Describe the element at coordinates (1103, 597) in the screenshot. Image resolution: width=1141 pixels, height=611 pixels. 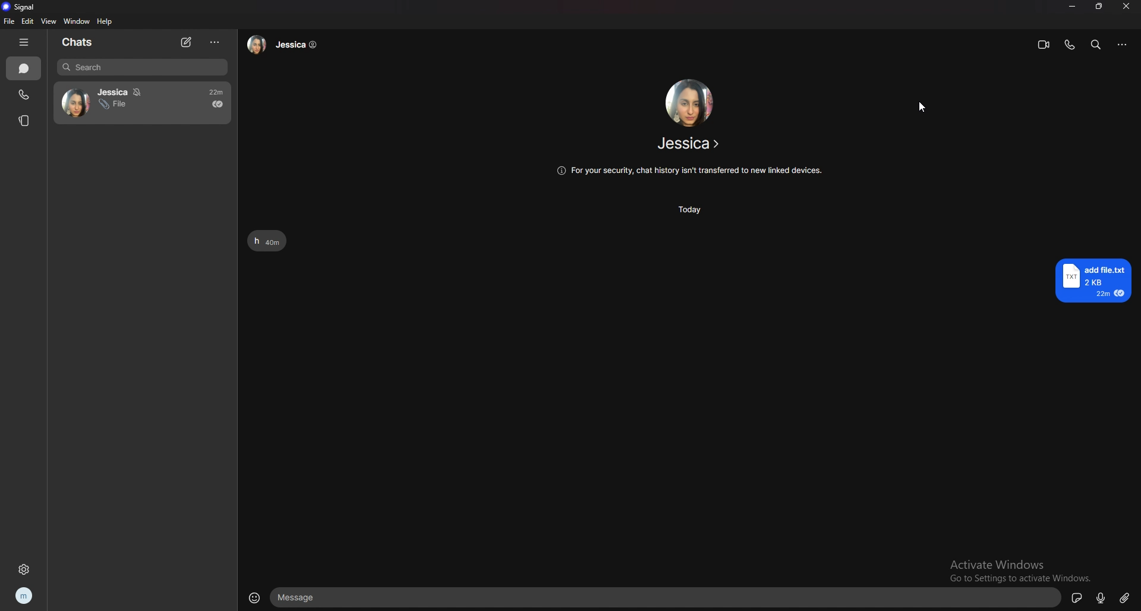
I see `voice type` at that location.